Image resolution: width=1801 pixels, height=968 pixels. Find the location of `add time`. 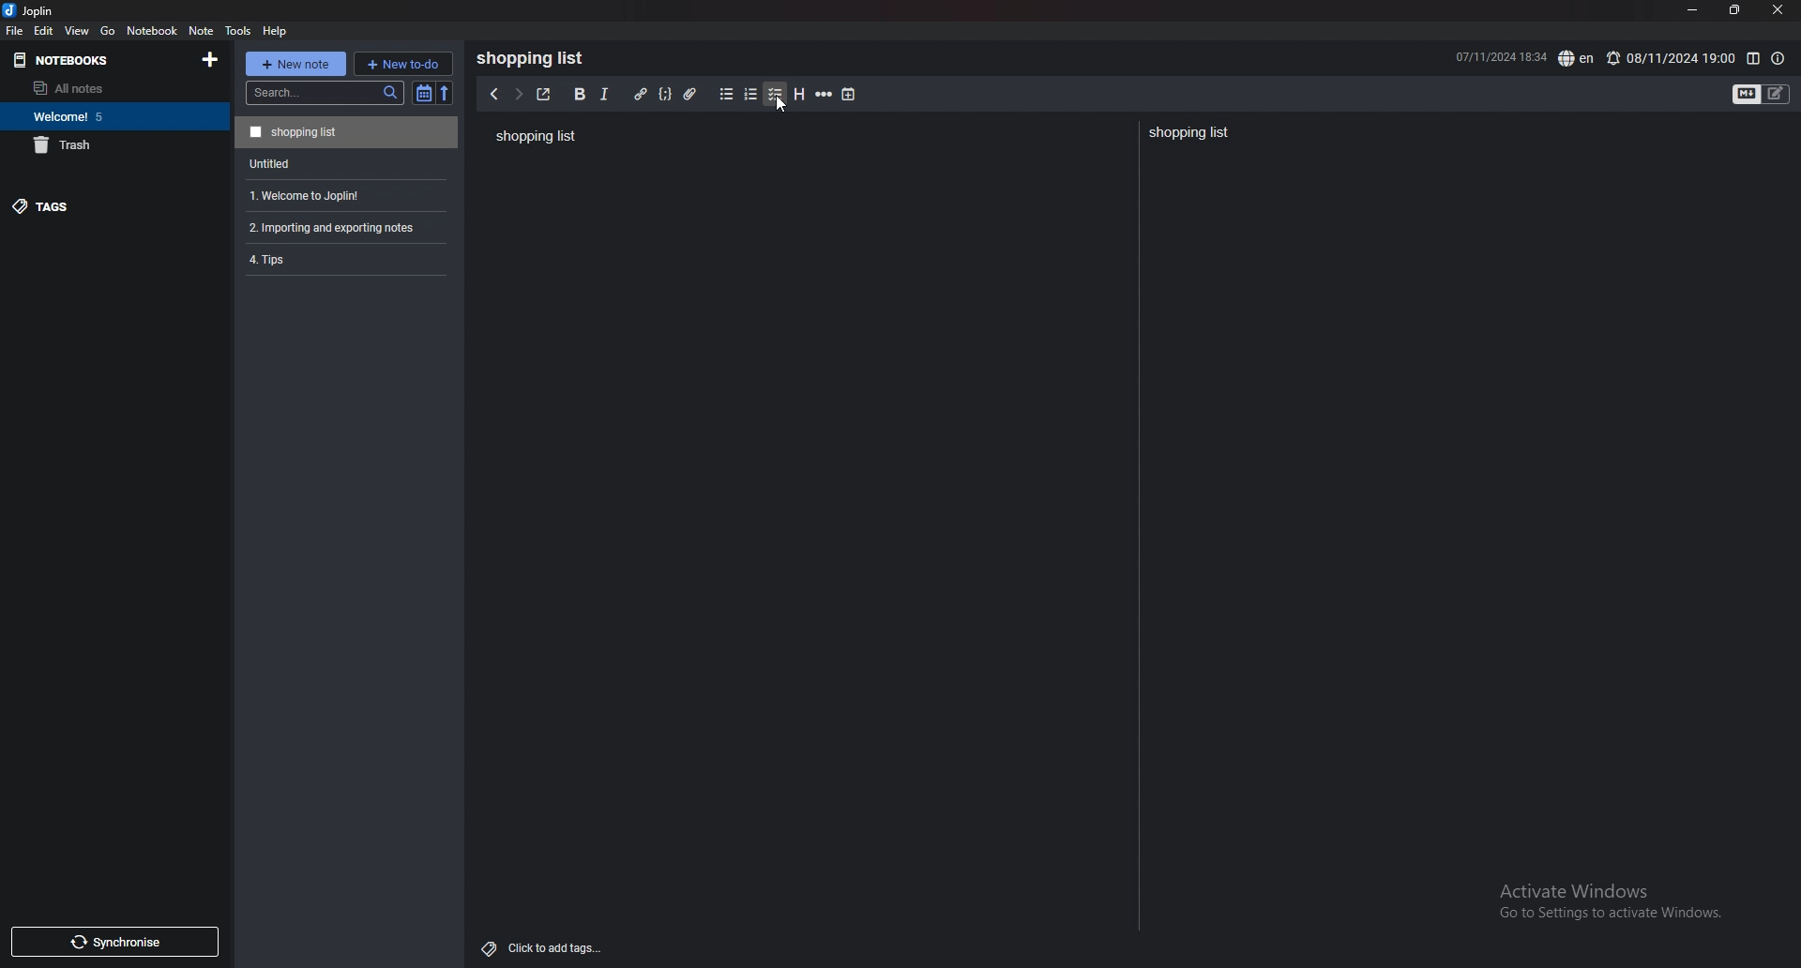

add time is located at coordinates (850, 94).